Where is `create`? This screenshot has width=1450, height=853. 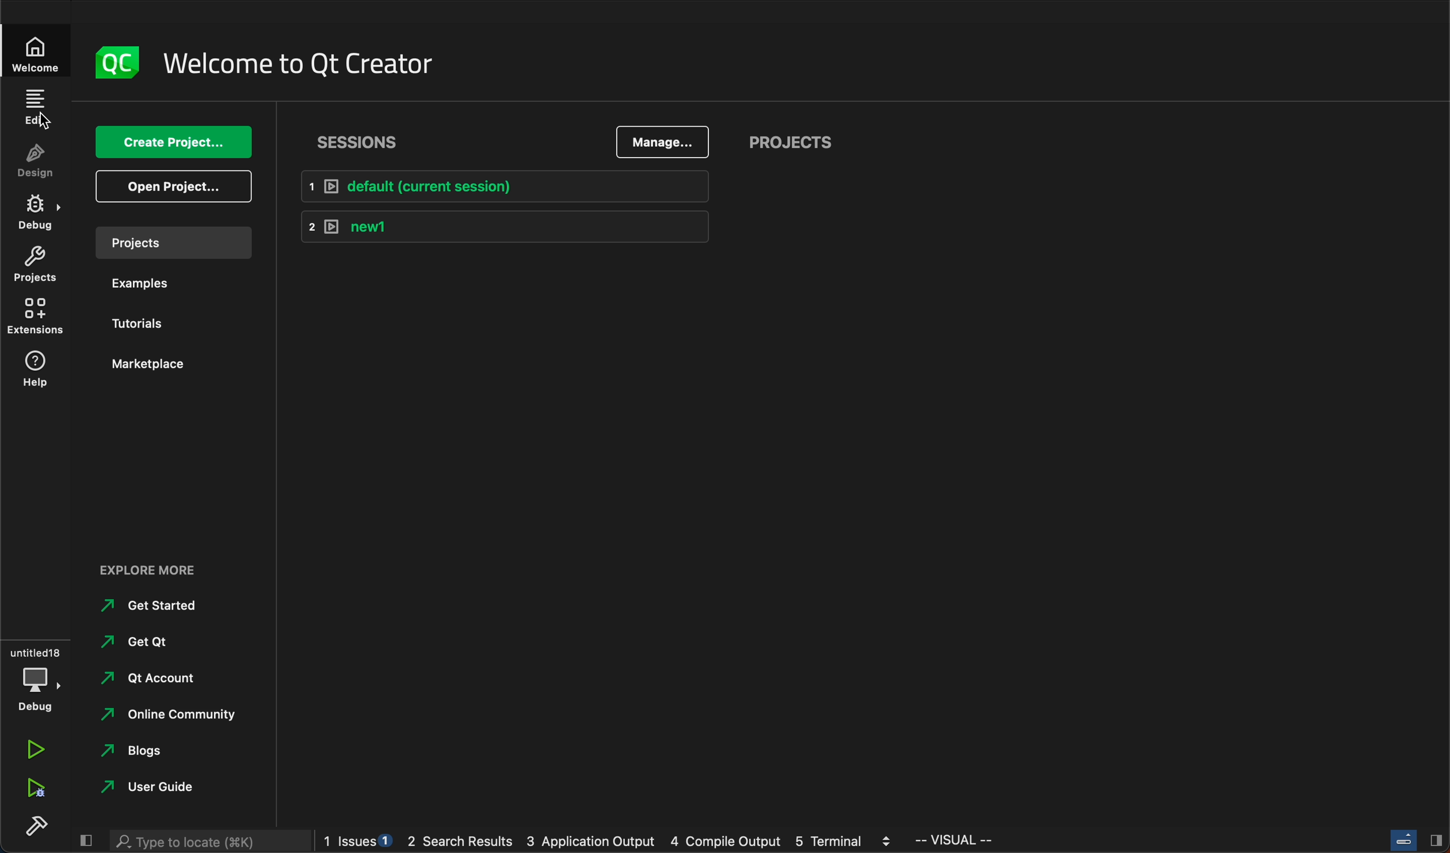 create is located at coordinates (171, 142).